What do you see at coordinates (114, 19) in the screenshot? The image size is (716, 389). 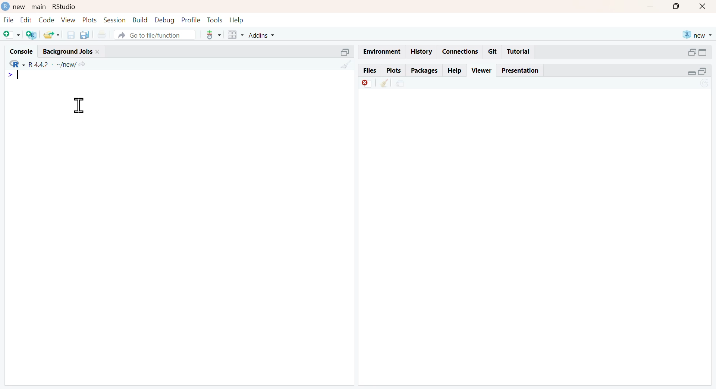 I see `Session` at bounding box center [114, 19].